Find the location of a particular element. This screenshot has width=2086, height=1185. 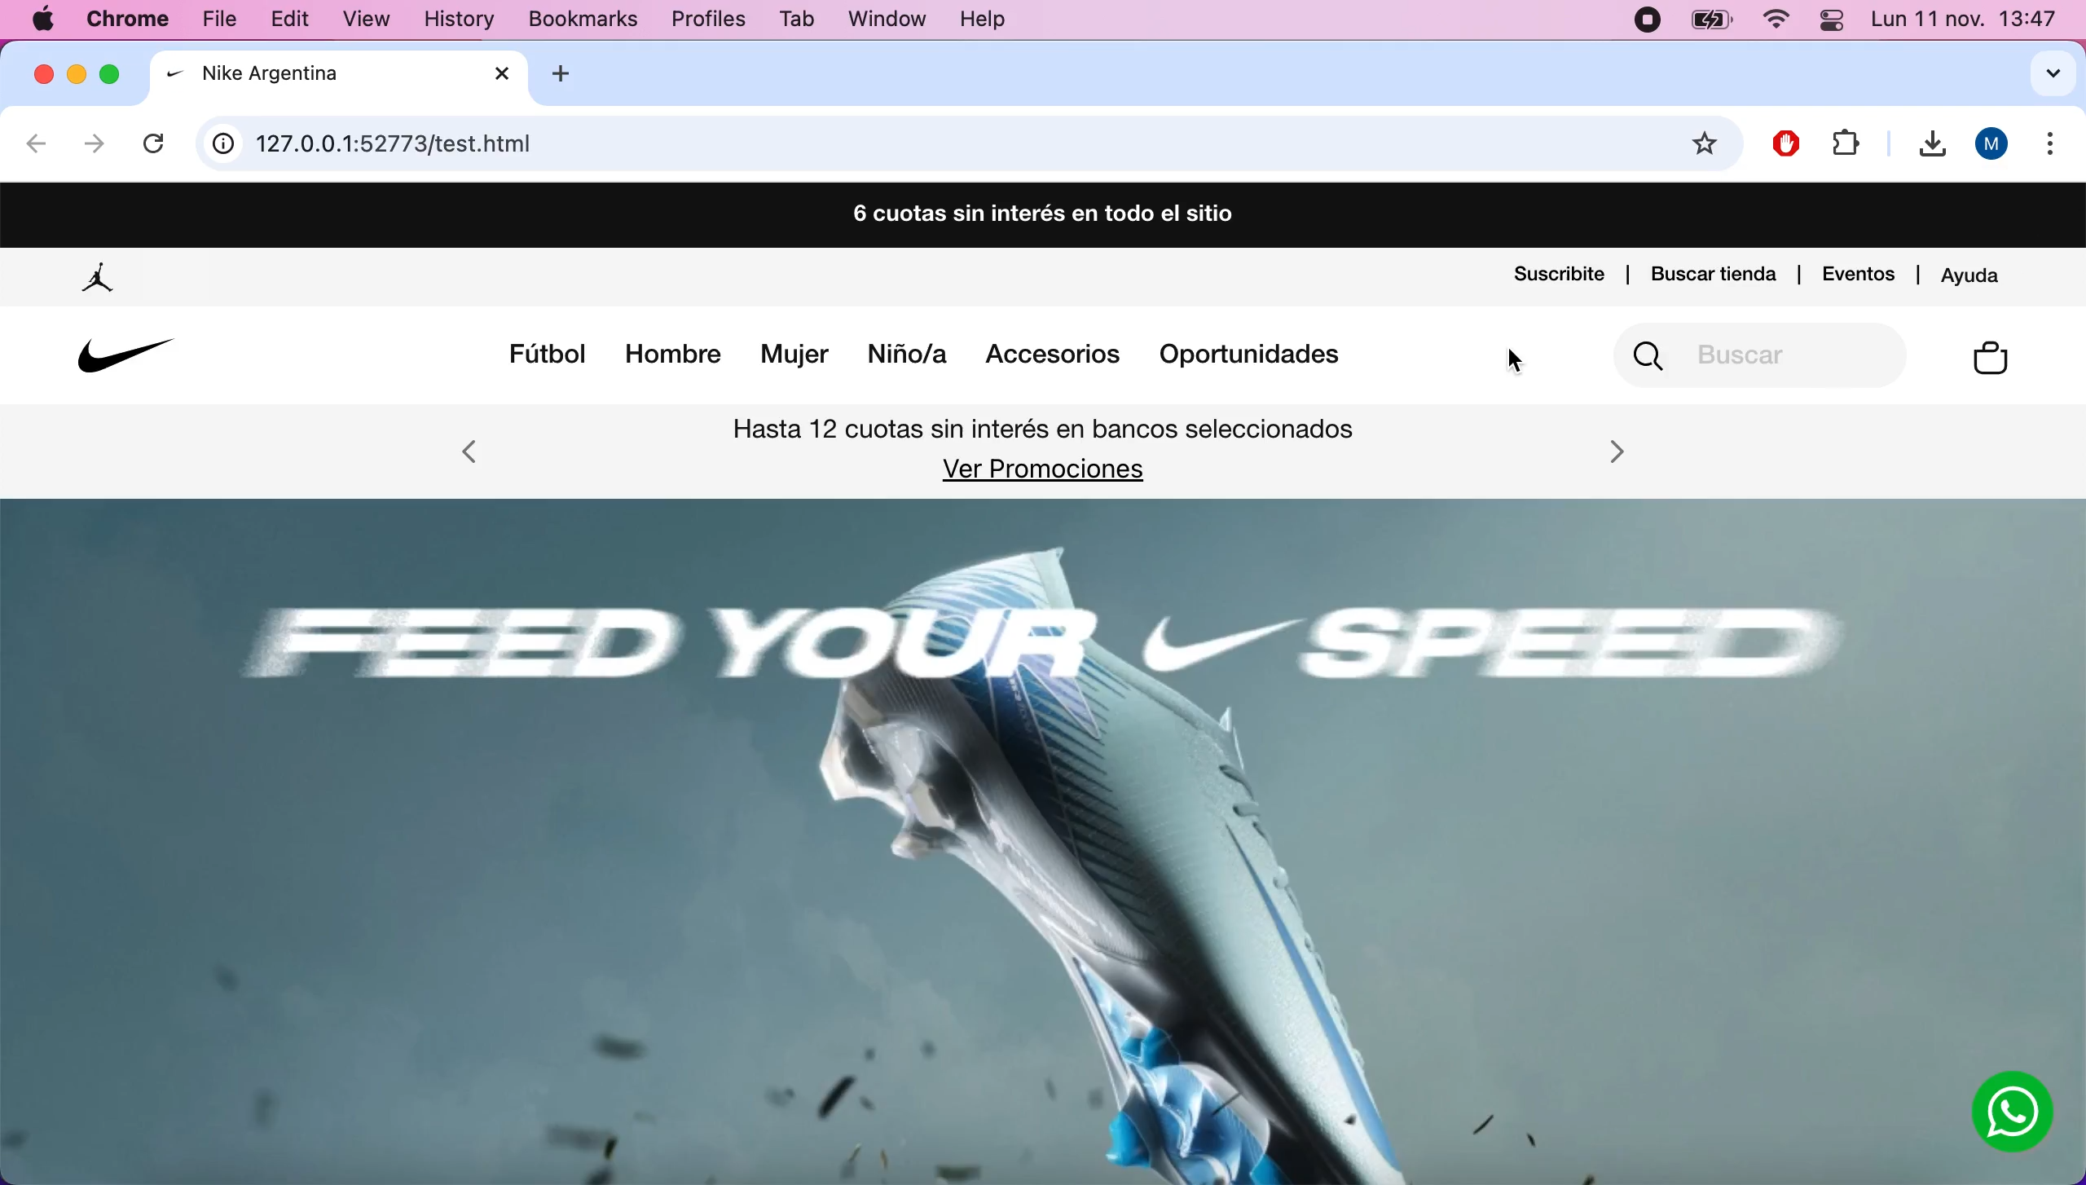

customize and control google chrome is located at coordinates (2056, 148).